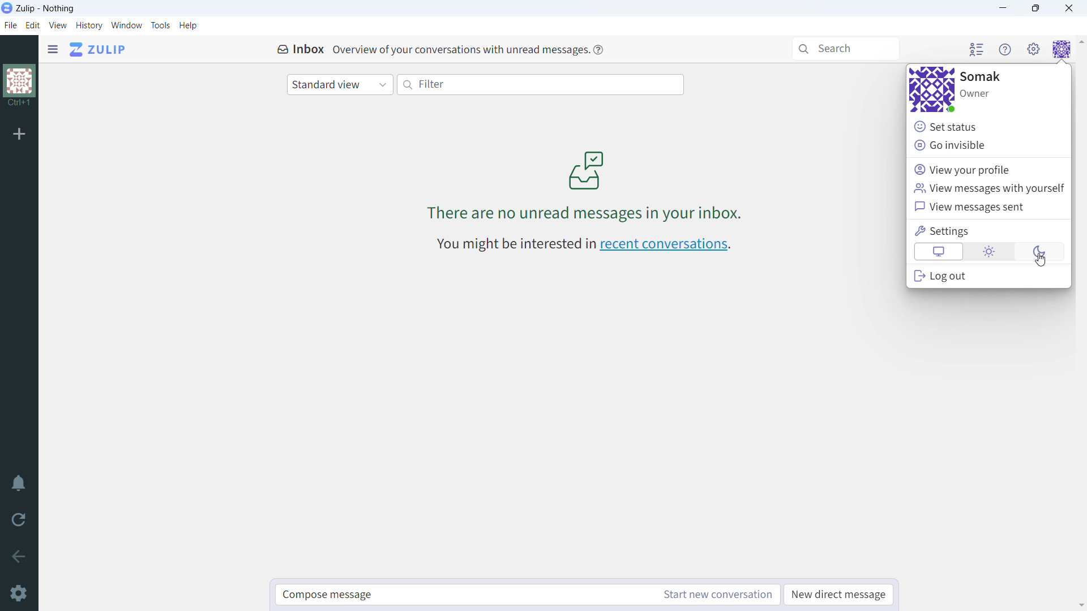 The width and height of the screenshot is (1087, 611). I want to click on title, so click(45, 9).